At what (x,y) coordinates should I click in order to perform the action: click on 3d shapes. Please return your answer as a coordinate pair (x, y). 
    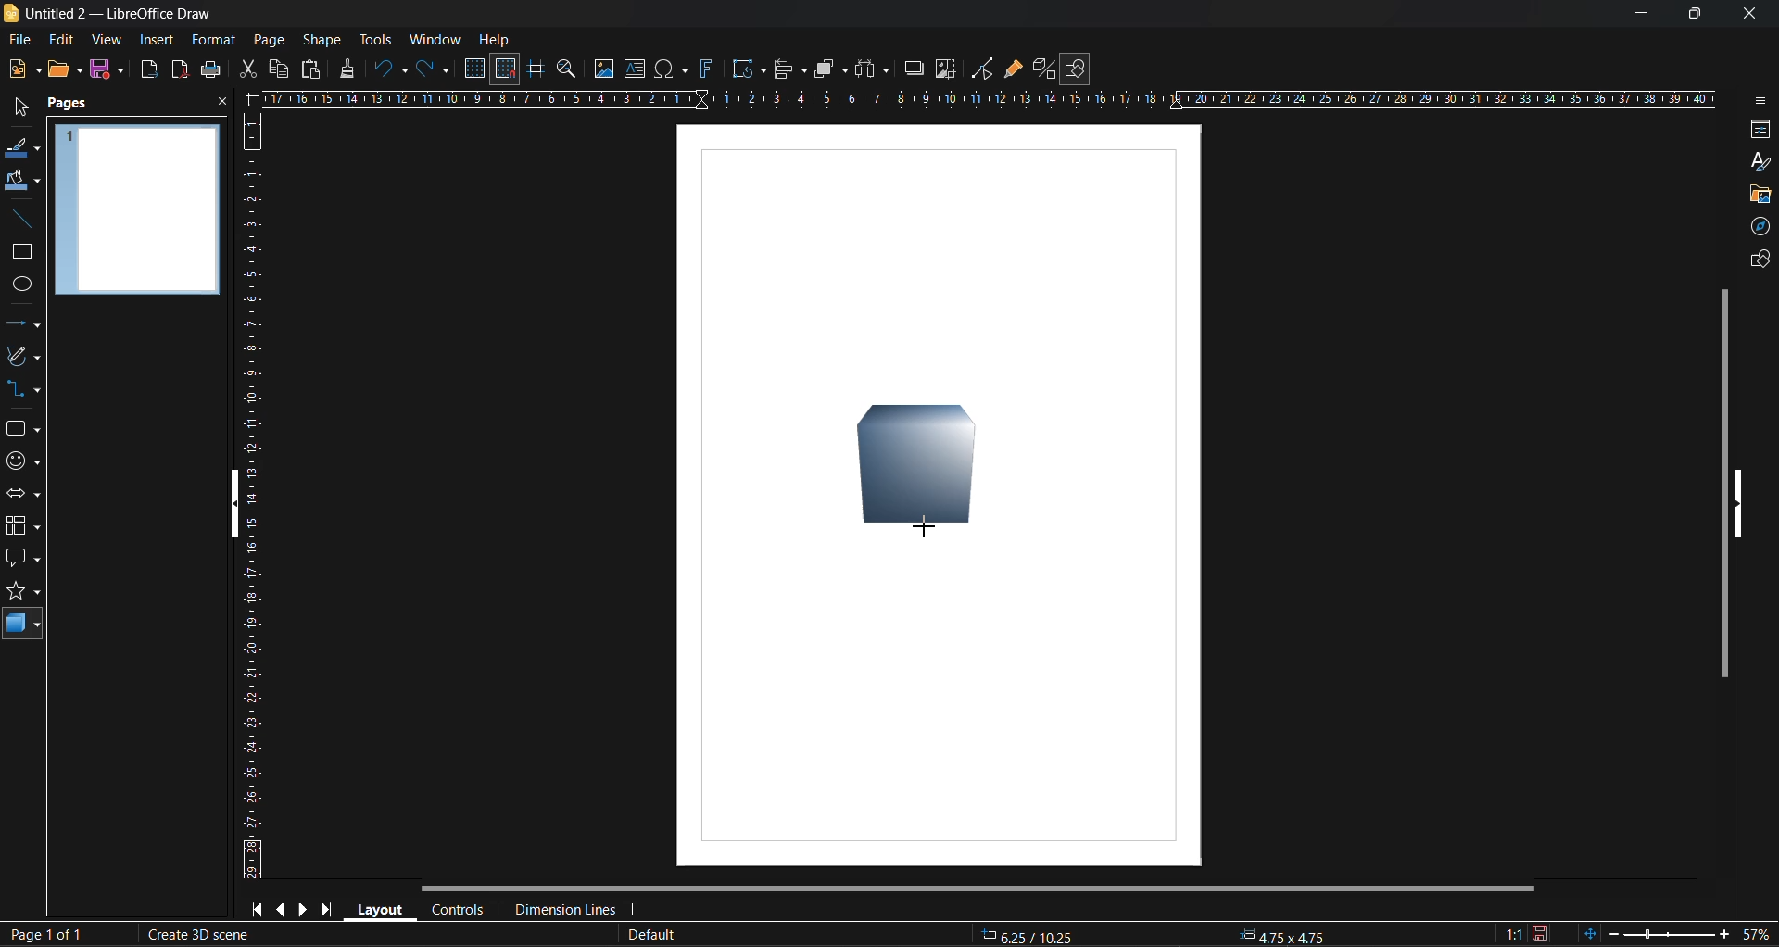
    Looking at the image, I should click on (23, 626).